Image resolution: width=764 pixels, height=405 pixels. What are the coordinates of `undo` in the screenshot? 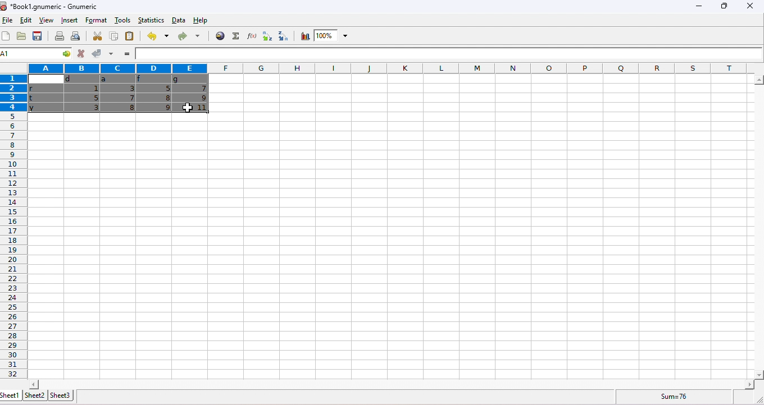 It's located at (156, 36).